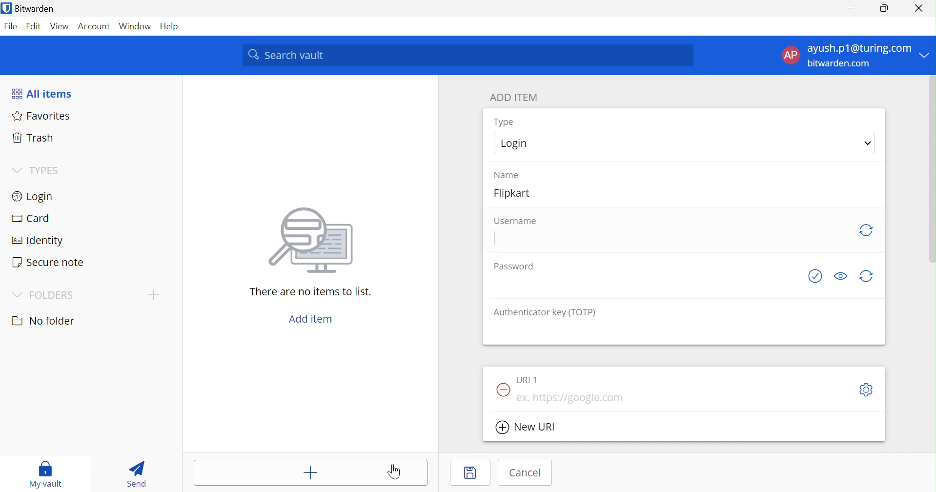 This screenshot has height=492, width=936. I want to click on My vault, so click(47, 473).